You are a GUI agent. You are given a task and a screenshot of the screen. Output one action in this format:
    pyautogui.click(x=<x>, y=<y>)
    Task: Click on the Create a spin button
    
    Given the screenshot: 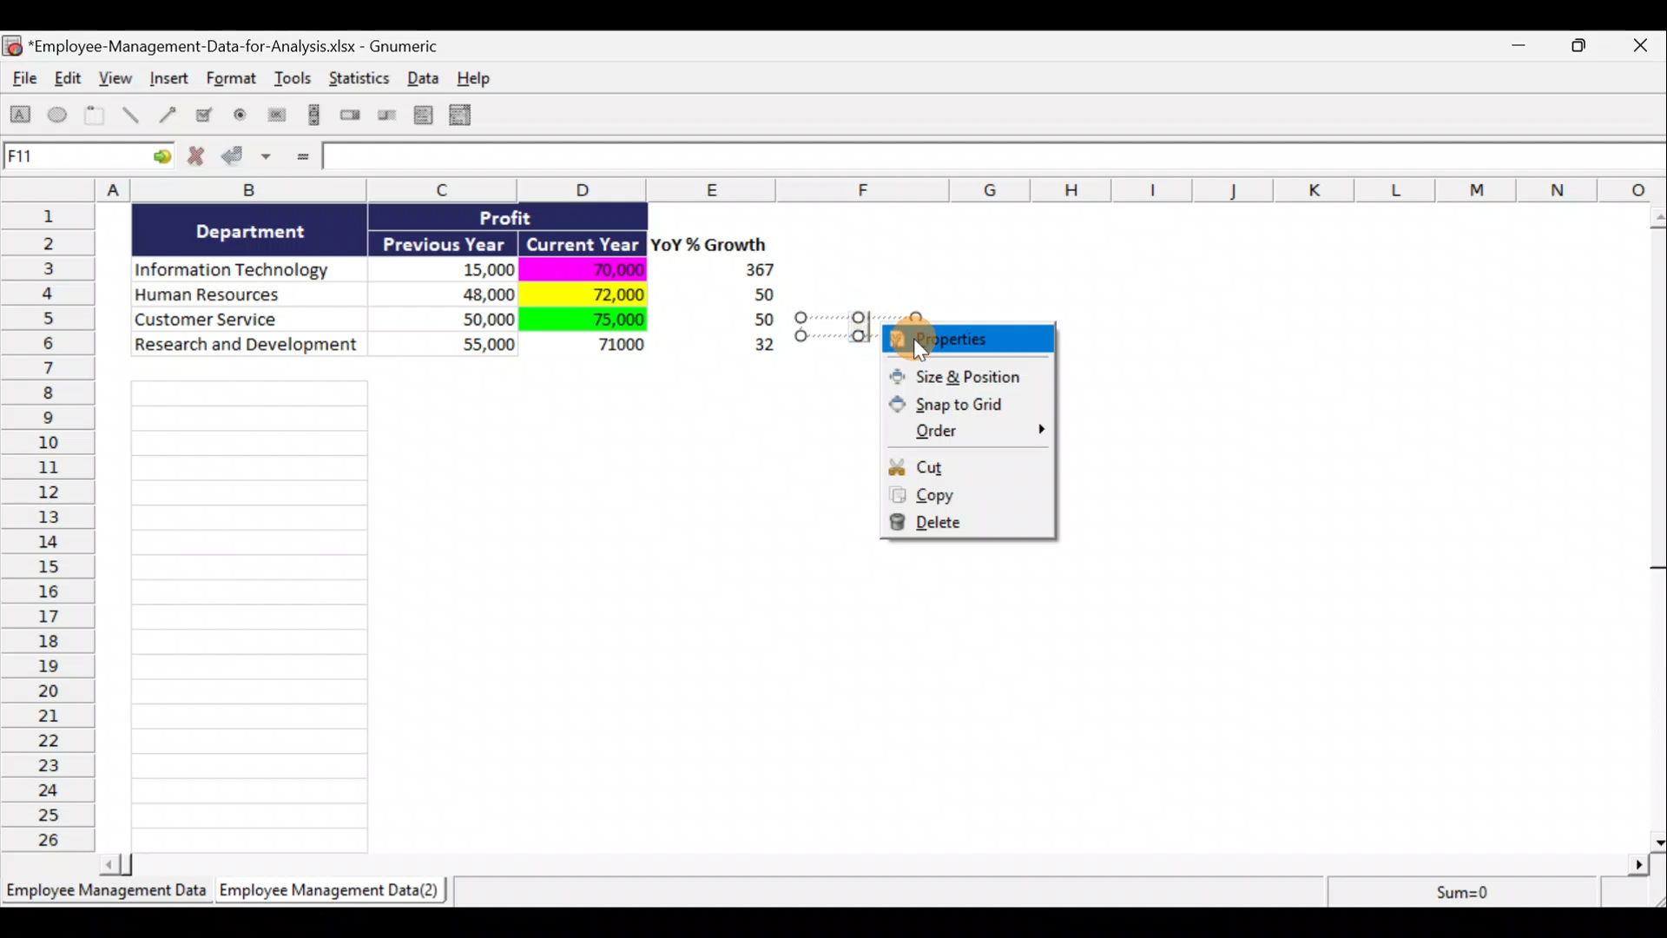 What is the action you would take?
    pyautogui.click(x=352, y=116)
    